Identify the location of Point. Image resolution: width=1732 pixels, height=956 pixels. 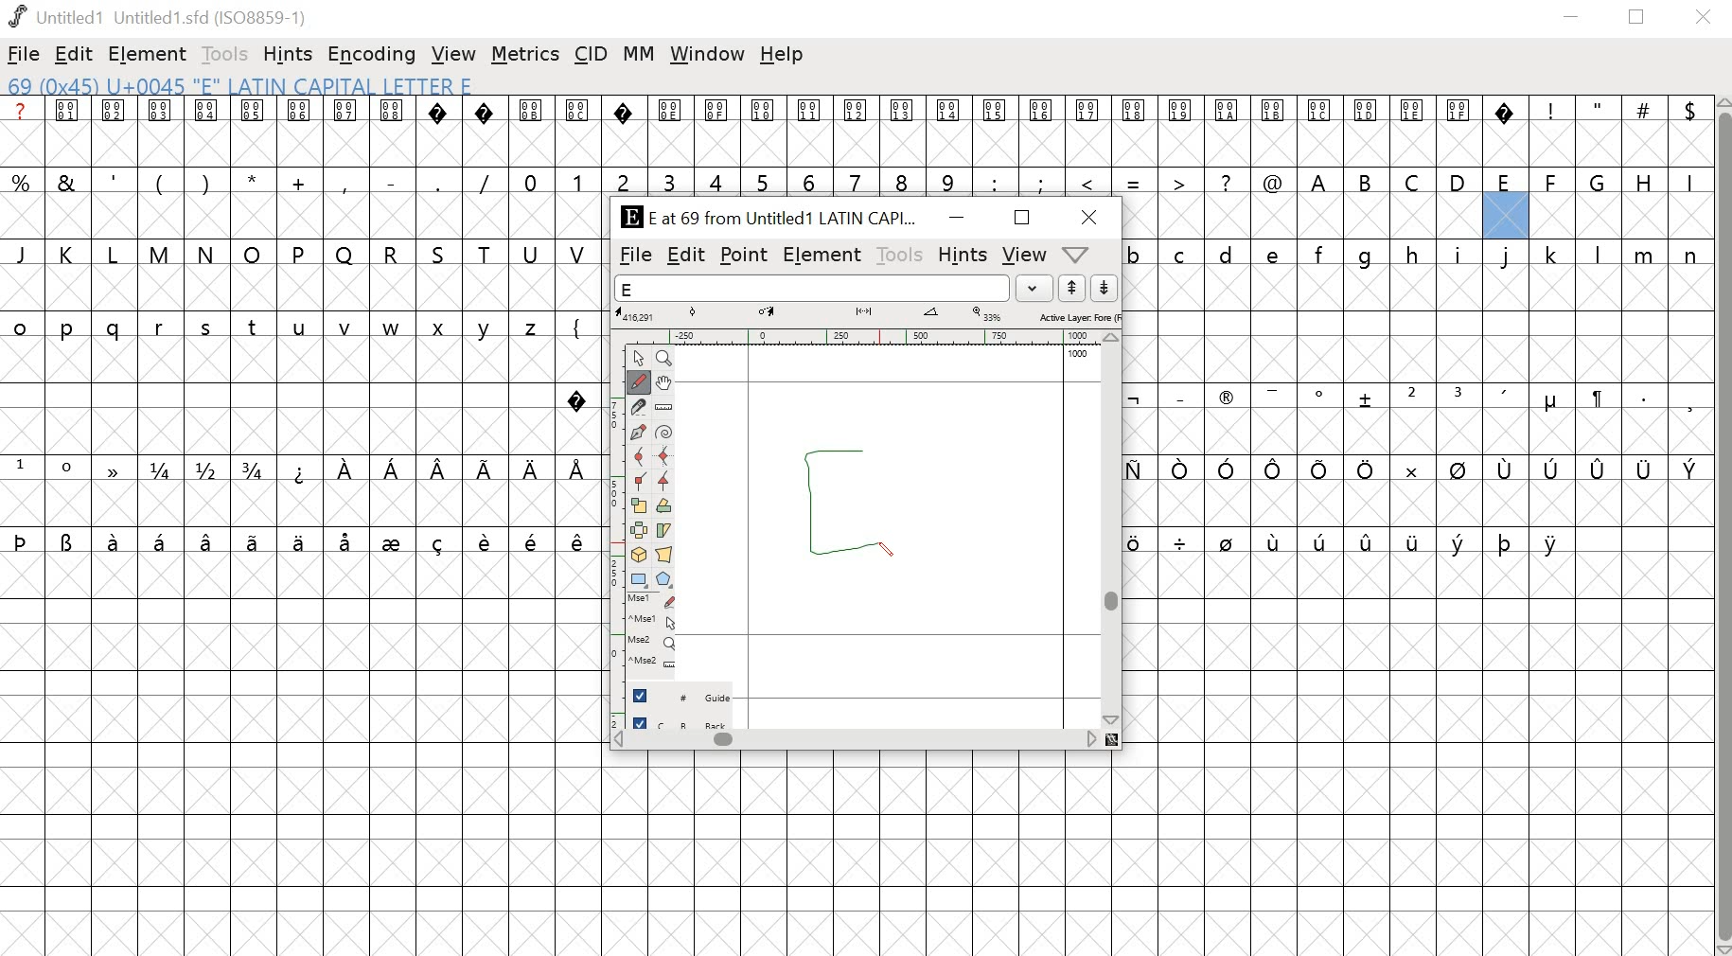
(638, 359).